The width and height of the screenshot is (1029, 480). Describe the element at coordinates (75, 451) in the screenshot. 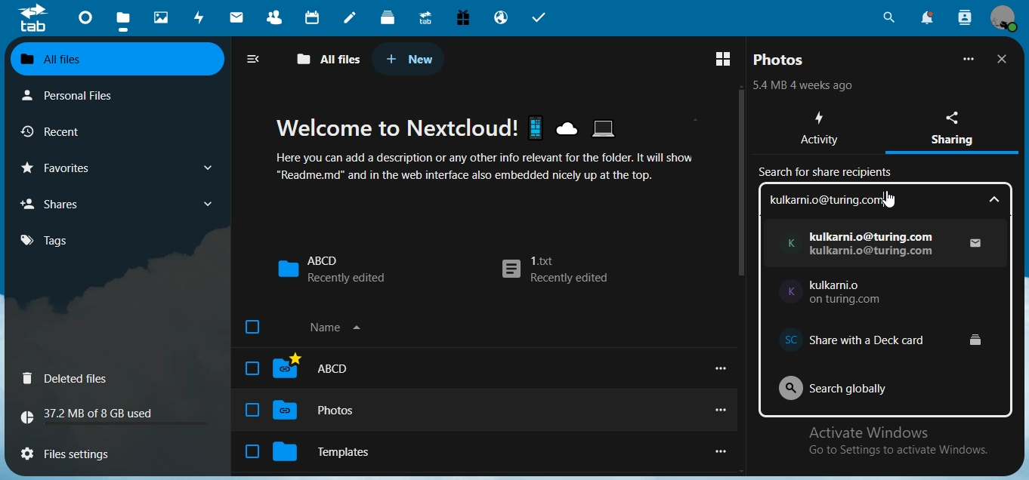

I see `files` at that location.